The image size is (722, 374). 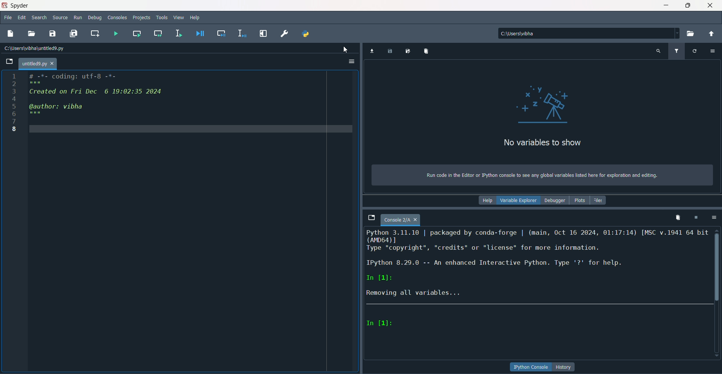 What do you see at coordinates (264, 33) in the screenshot?
I see `maximize current pane` at bounding box center [264, 33].